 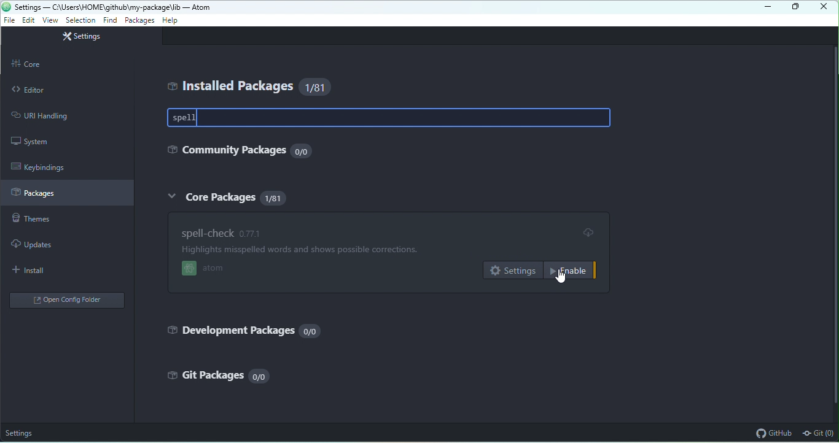 What do you see at coordinates (199, 117) in the screenshot?
I see `type cursor` at bounding box center [199, 117].